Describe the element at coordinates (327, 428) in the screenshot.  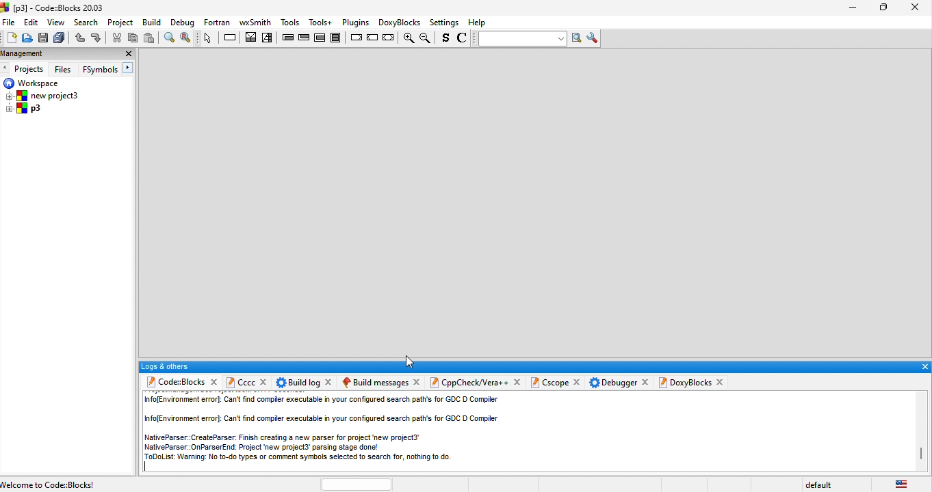
I see `InfofEnvironment error): Can't find compiler executable in your configured search paths for GDC D CompilerInfofEnvironment error}: Can't find compder executable in your configured search path's for GOC D ComperNativeParser-CreateParser Finish creating a new parser for project new profcty”NativeParser-OnParserEnd: Project new projects parsing stage done!'ToDoList Warming: No to-do types or comment symbols selected to search for, nothing to do.` at that location.